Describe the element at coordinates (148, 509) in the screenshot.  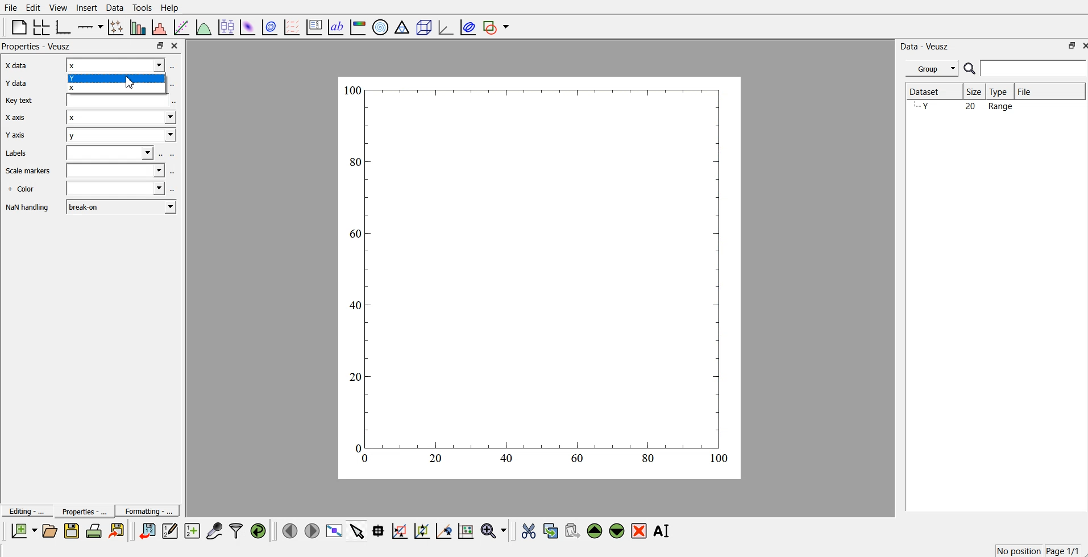
I see `Formatting` at that location.